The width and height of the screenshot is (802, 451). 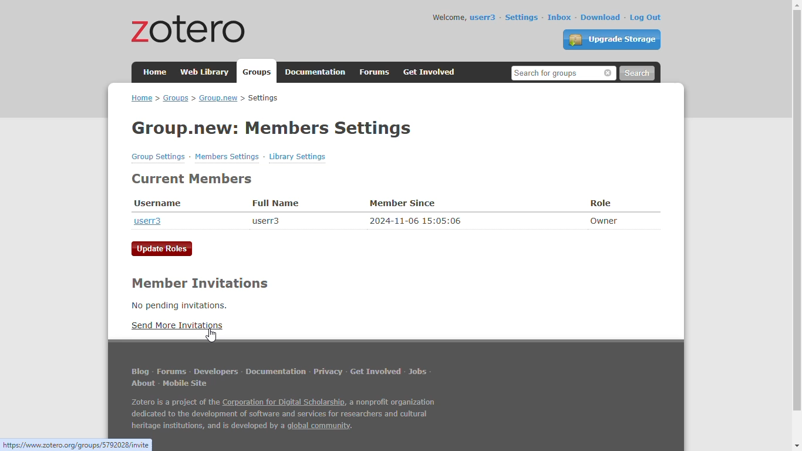 What do you see at coordinates (298, 156) in the screenshot?
I see `library settings` at bounding box center [298, 156].